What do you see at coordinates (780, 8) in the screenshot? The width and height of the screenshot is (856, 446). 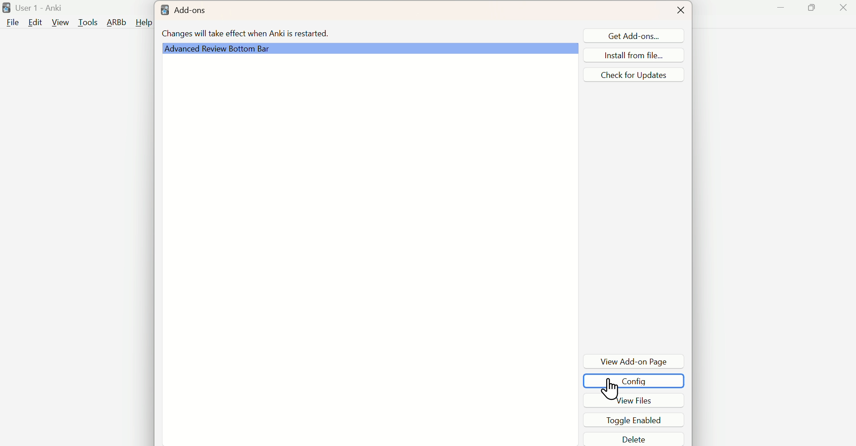 I see `Minimize` at bounding box center [780, 8].